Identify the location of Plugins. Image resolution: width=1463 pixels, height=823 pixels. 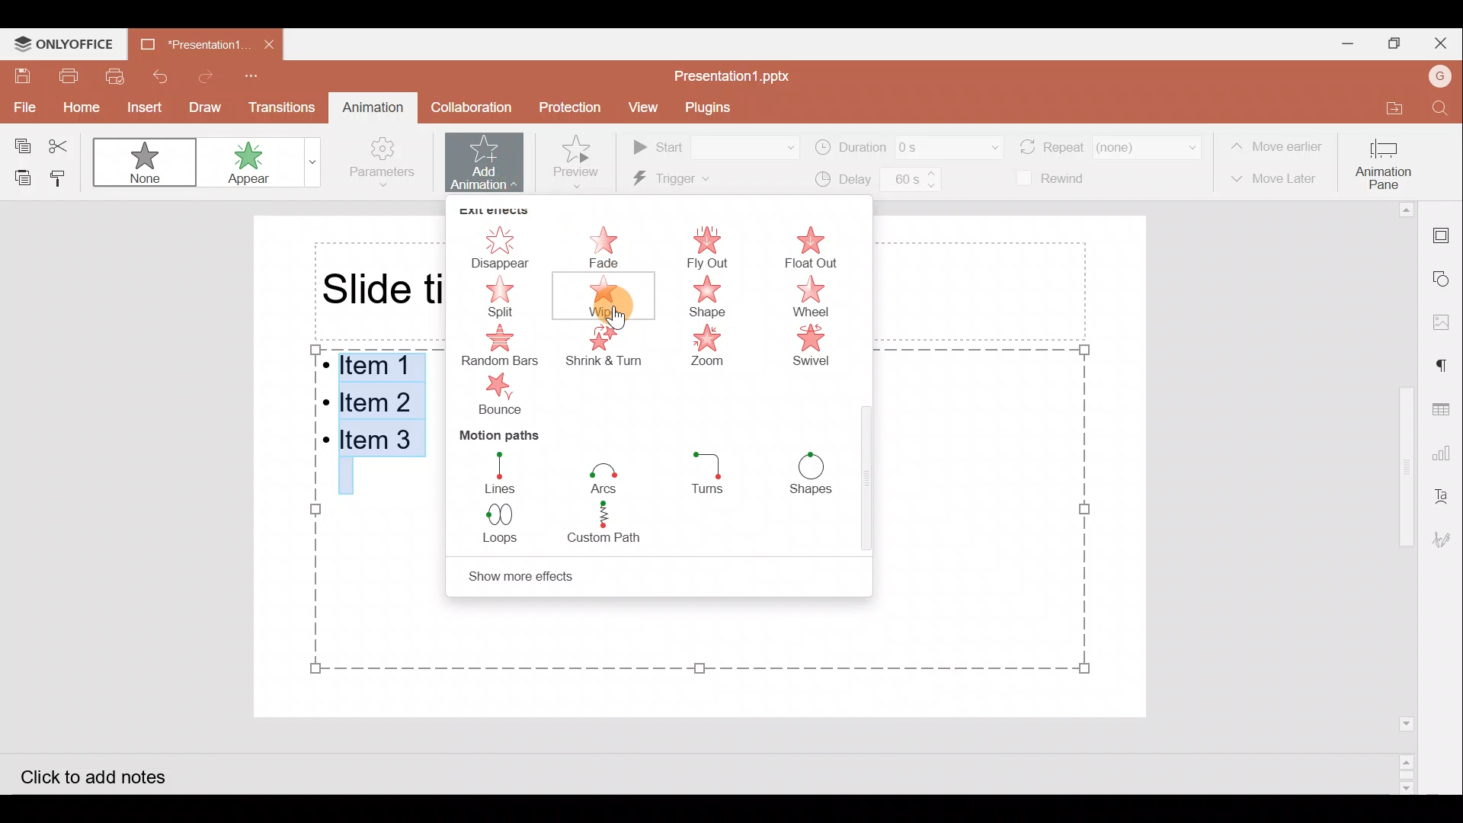
(711, 106).